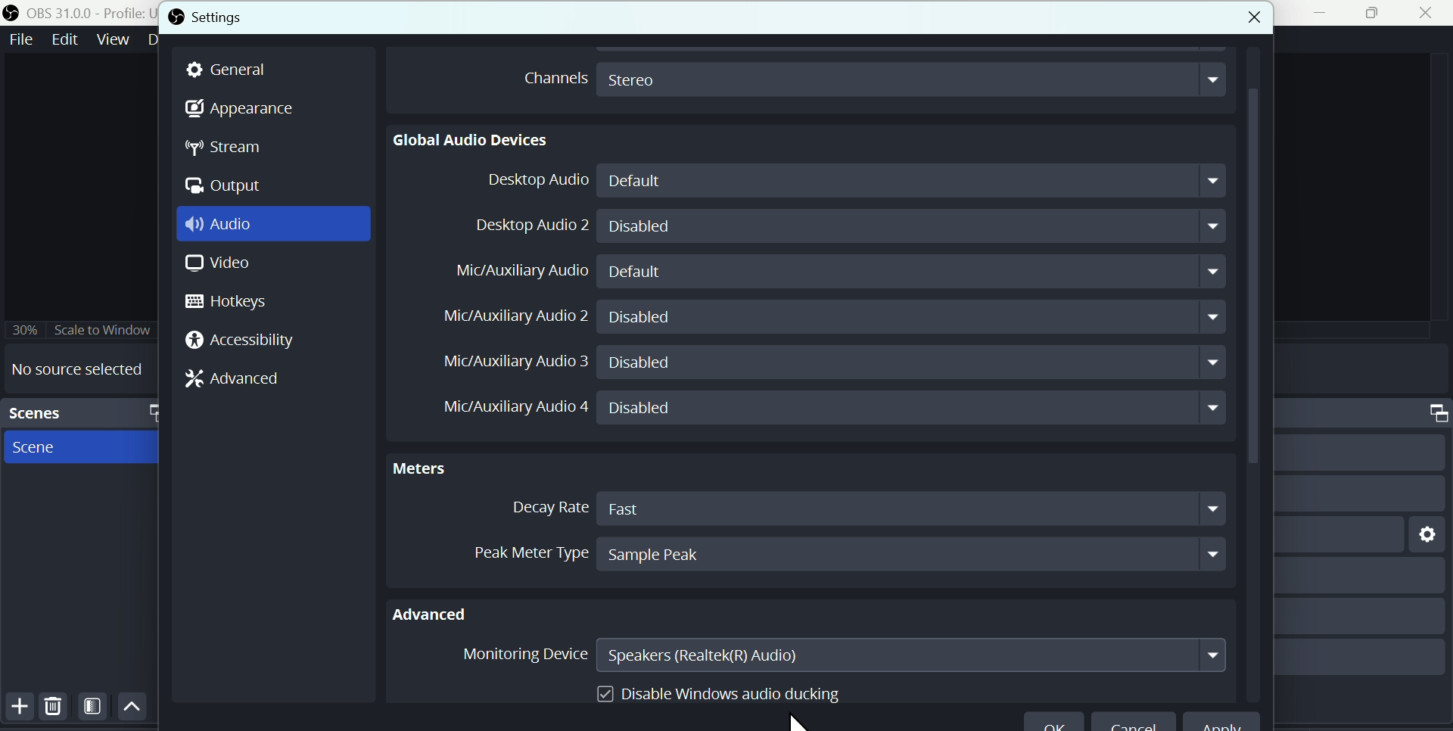  What do you see at coordinates (913, 364) in the screenshot?
I see `Disabled` at bounding box center [913, 364].